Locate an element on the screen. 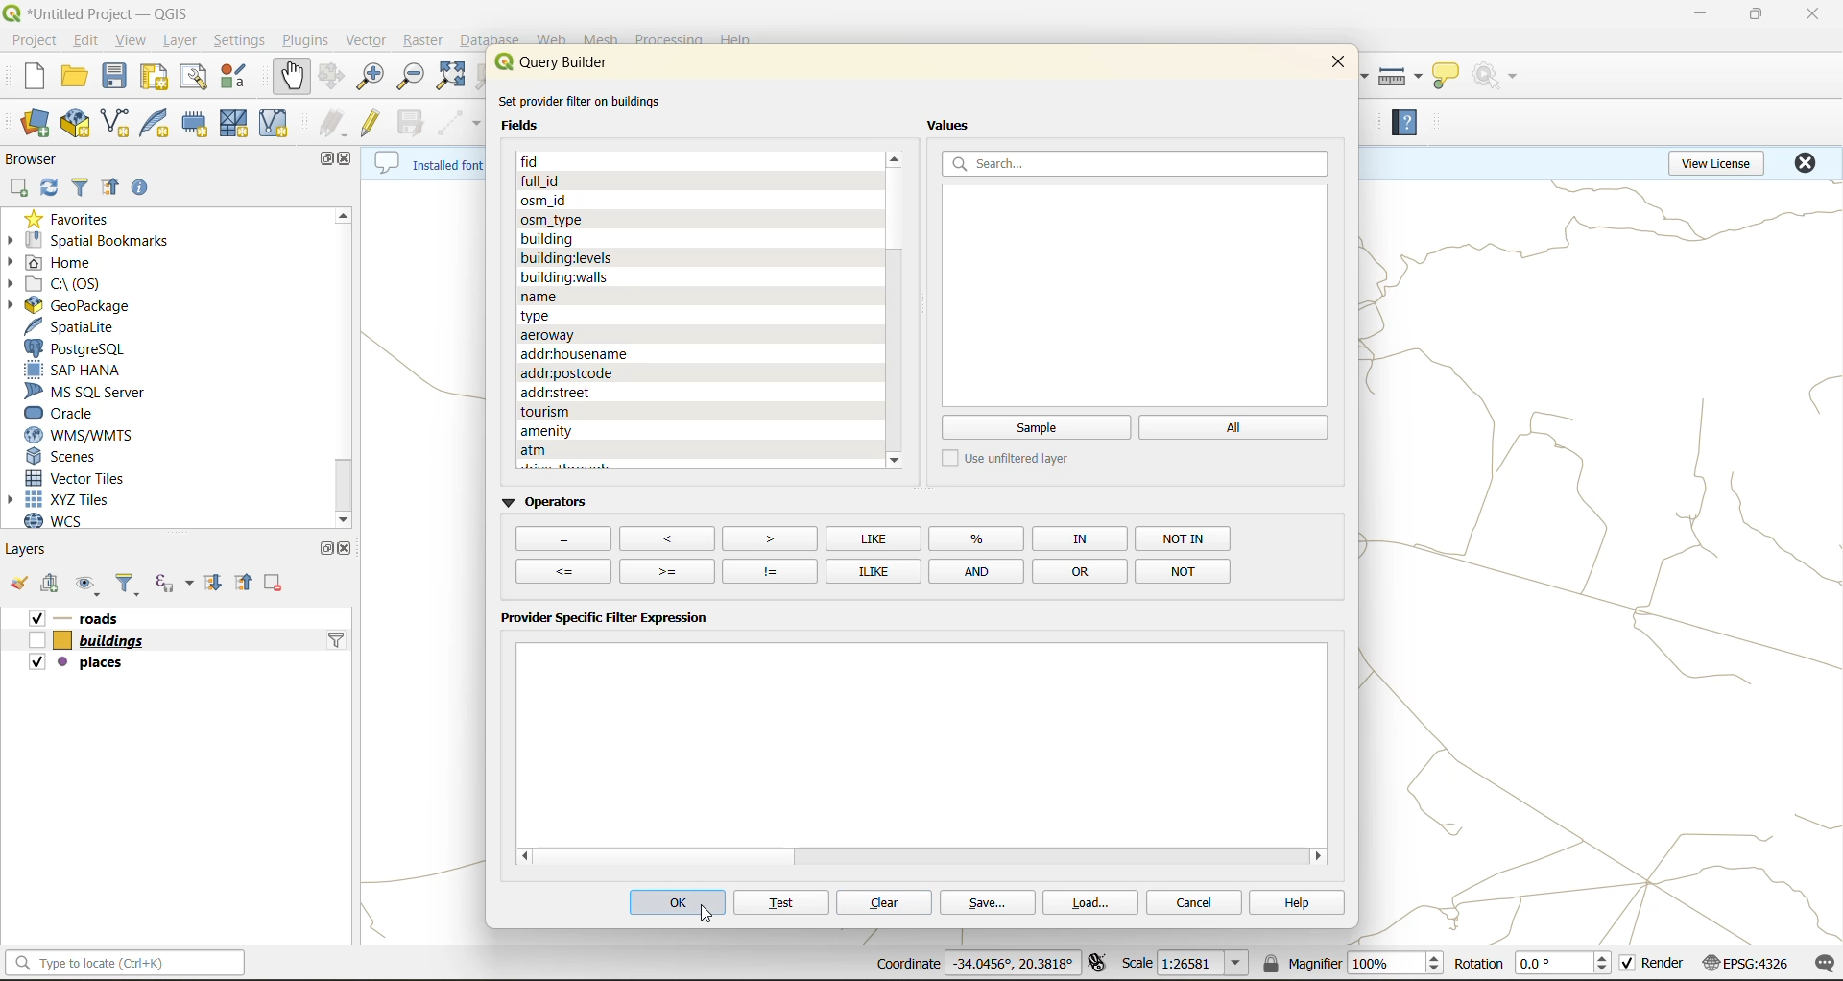 This screenshot has width=1843, height=981. cleared field is located at coordinates (924, 738).